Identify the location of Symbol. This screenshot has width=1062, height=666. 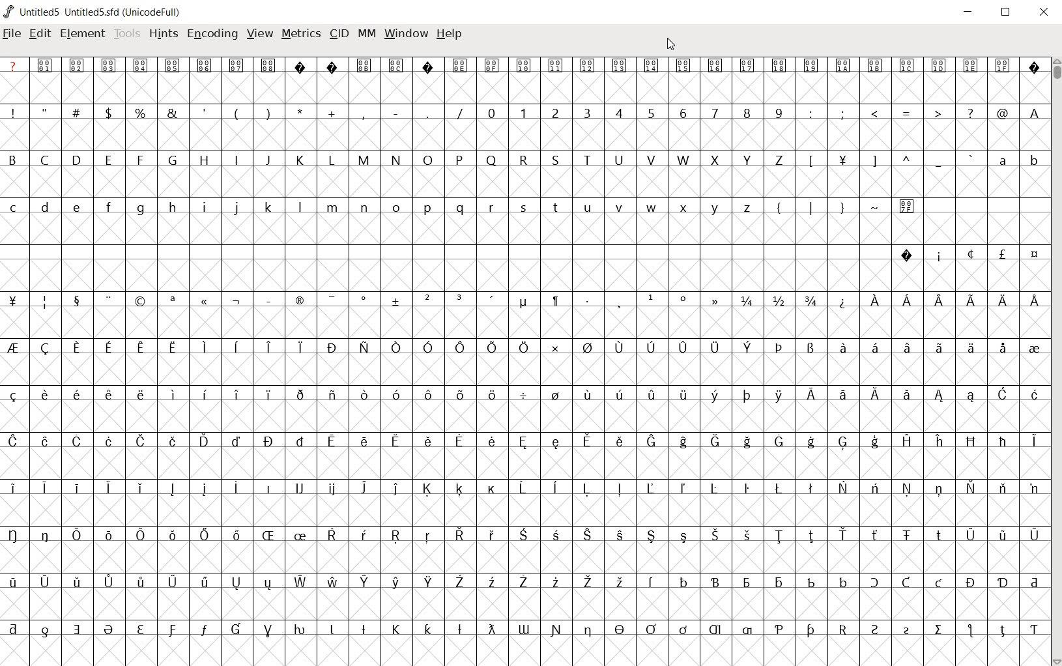
(236, 440).